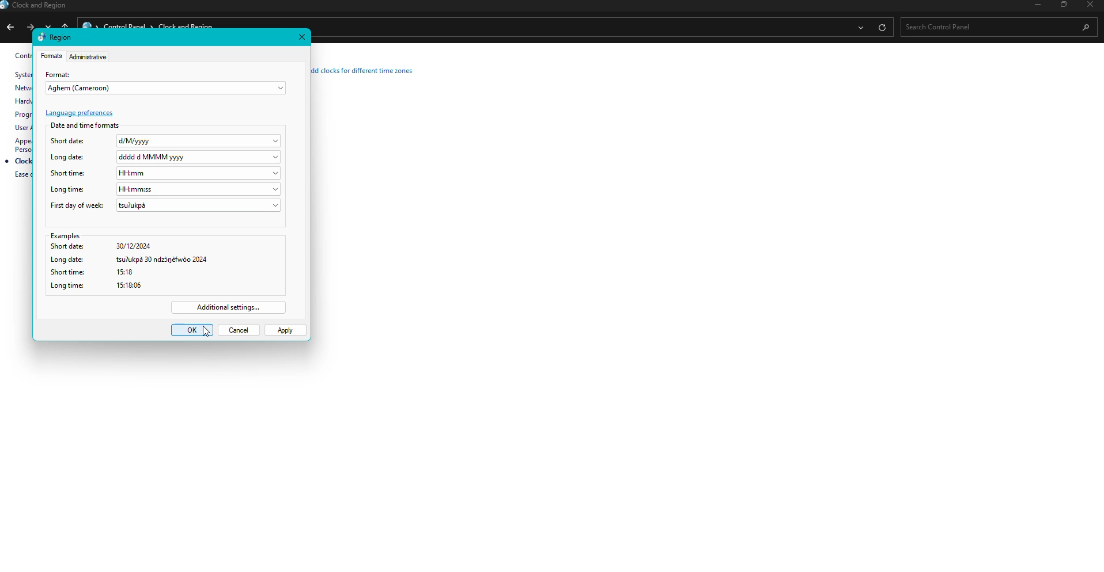 The width and height of the screenshot is (1104, 572). Describe the element at coordinates (167, 89) in the screenshot. I see `Aghem` at that location.